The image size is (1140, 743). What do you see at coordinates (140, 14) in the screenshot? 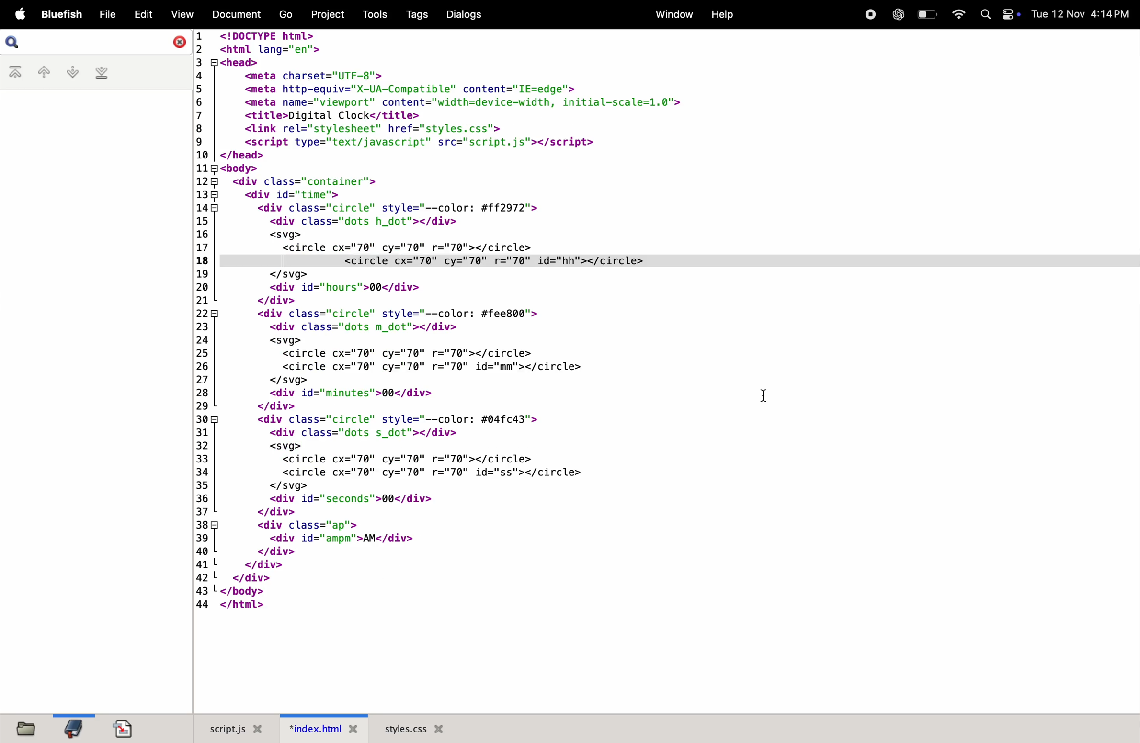
I see `edit` at bounding box center [140, 14].